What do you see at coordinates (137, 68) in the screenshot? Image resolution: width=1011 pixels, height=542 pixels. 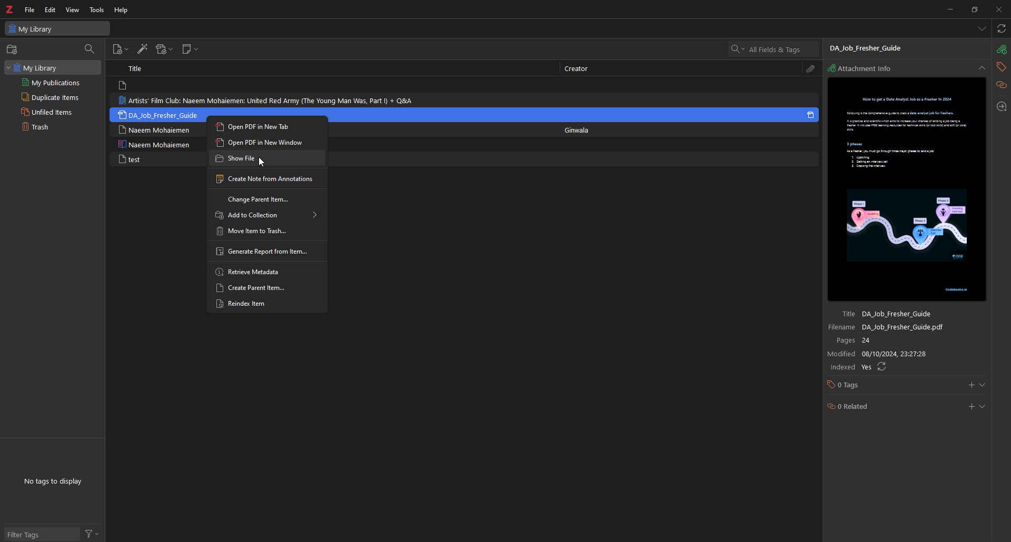 I see `title` at bounding box center [137, 68].